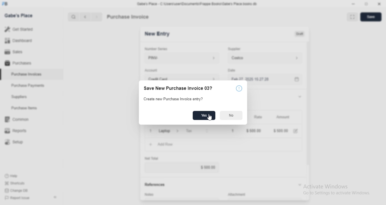 This screenshot has height=205, width=386. What do you see at coordinates (151, 70) in the screenshot?
I see `Account` at bounding box center [151, 70].